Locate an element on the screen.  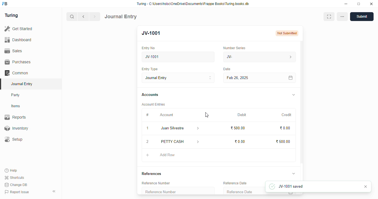
accounts is located at coordinates (150, 95).